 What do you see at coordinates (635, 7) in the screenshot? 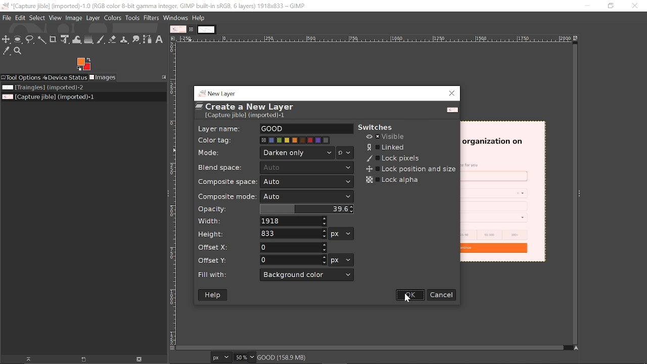
I see `Close` at bounding box center [635, 7].